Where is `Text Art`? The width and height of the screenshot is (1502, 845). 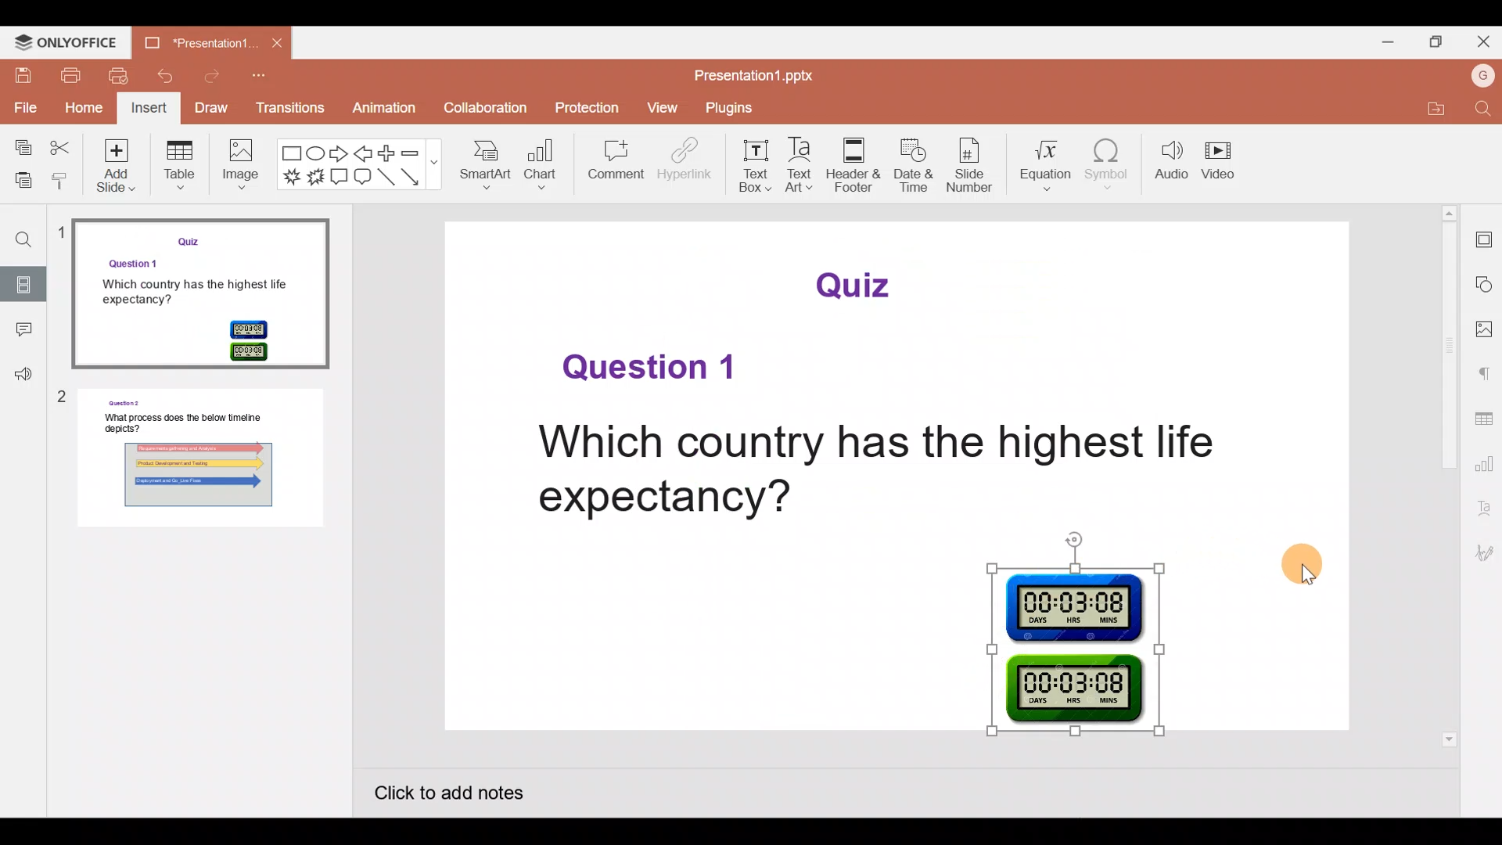
Text Art is located at coordinates (801, 165).